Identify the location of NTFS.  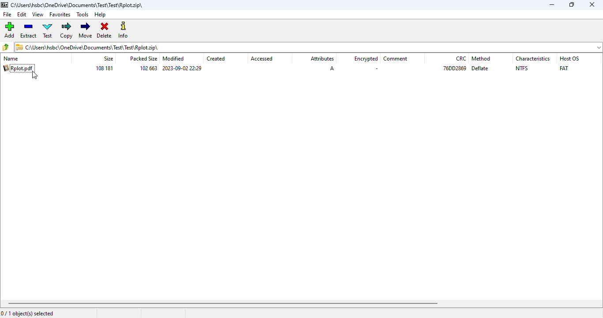
(522, 68).